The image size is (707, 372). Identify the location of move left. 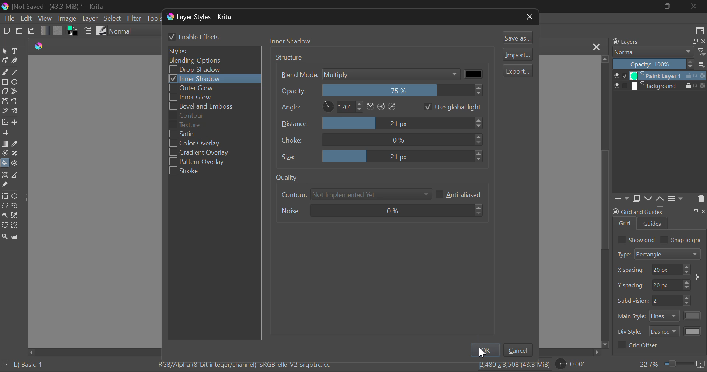
(32, 351).